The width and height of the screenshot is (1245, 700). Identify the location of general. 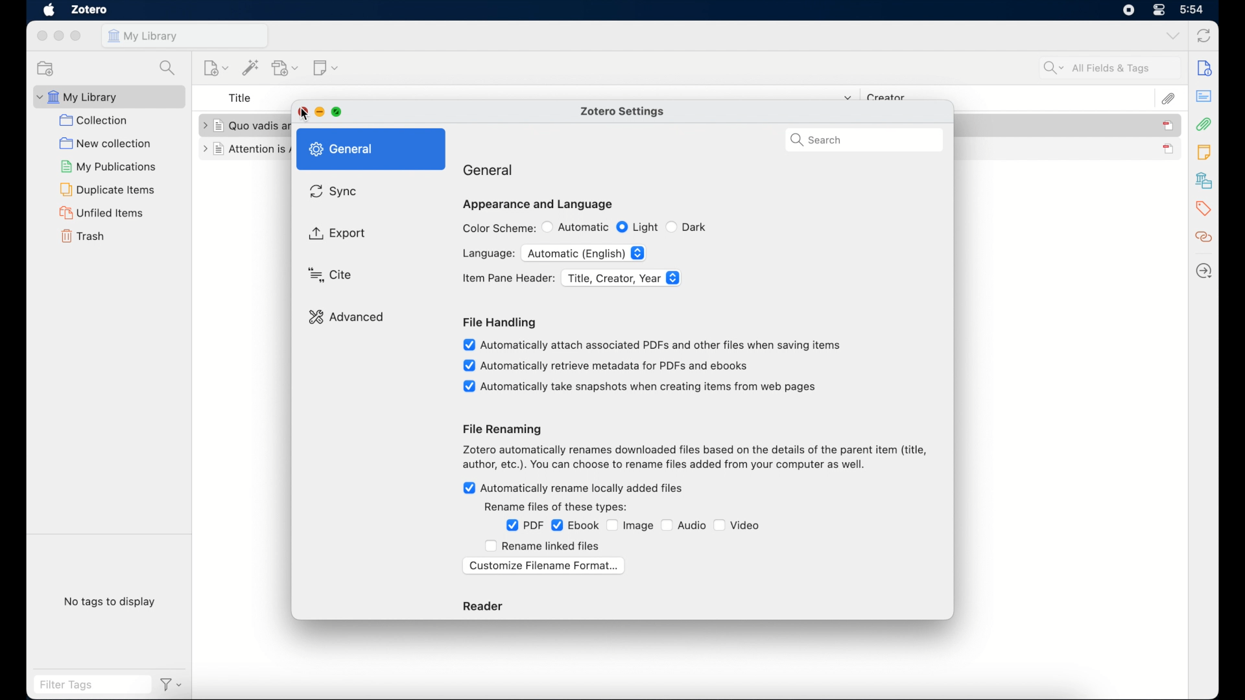
(492, 169).